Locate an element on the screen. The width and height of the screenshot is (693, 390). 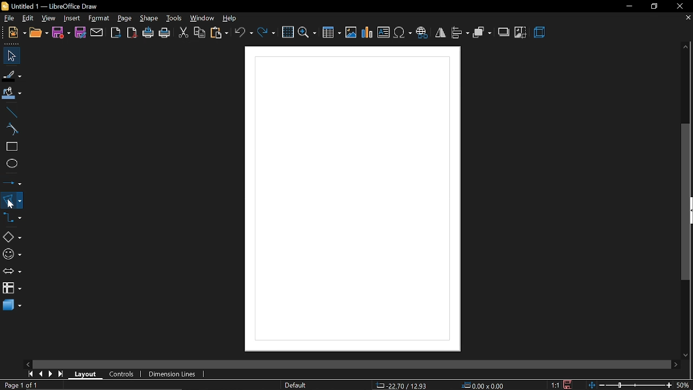
insert image is located at coordinates (384, 33).